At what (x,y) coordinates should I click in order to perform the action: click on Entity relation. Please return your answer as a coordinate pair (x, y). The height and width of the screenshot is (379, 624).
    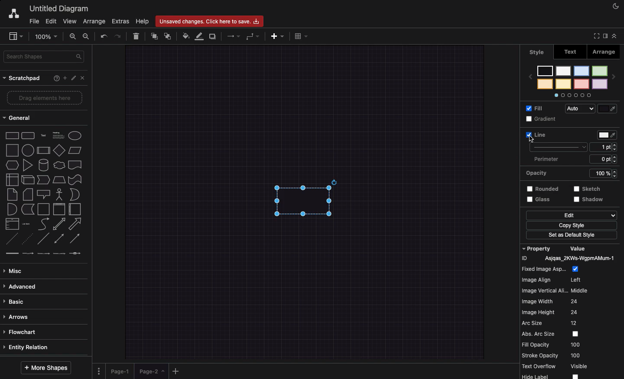
    Looking at the image, I should click on (28, 346).